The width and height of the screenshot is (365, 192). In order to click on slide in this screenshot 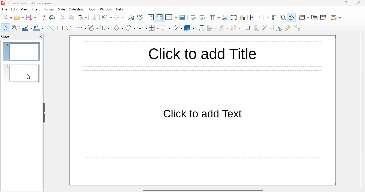, I will do `click(61, 10)`.